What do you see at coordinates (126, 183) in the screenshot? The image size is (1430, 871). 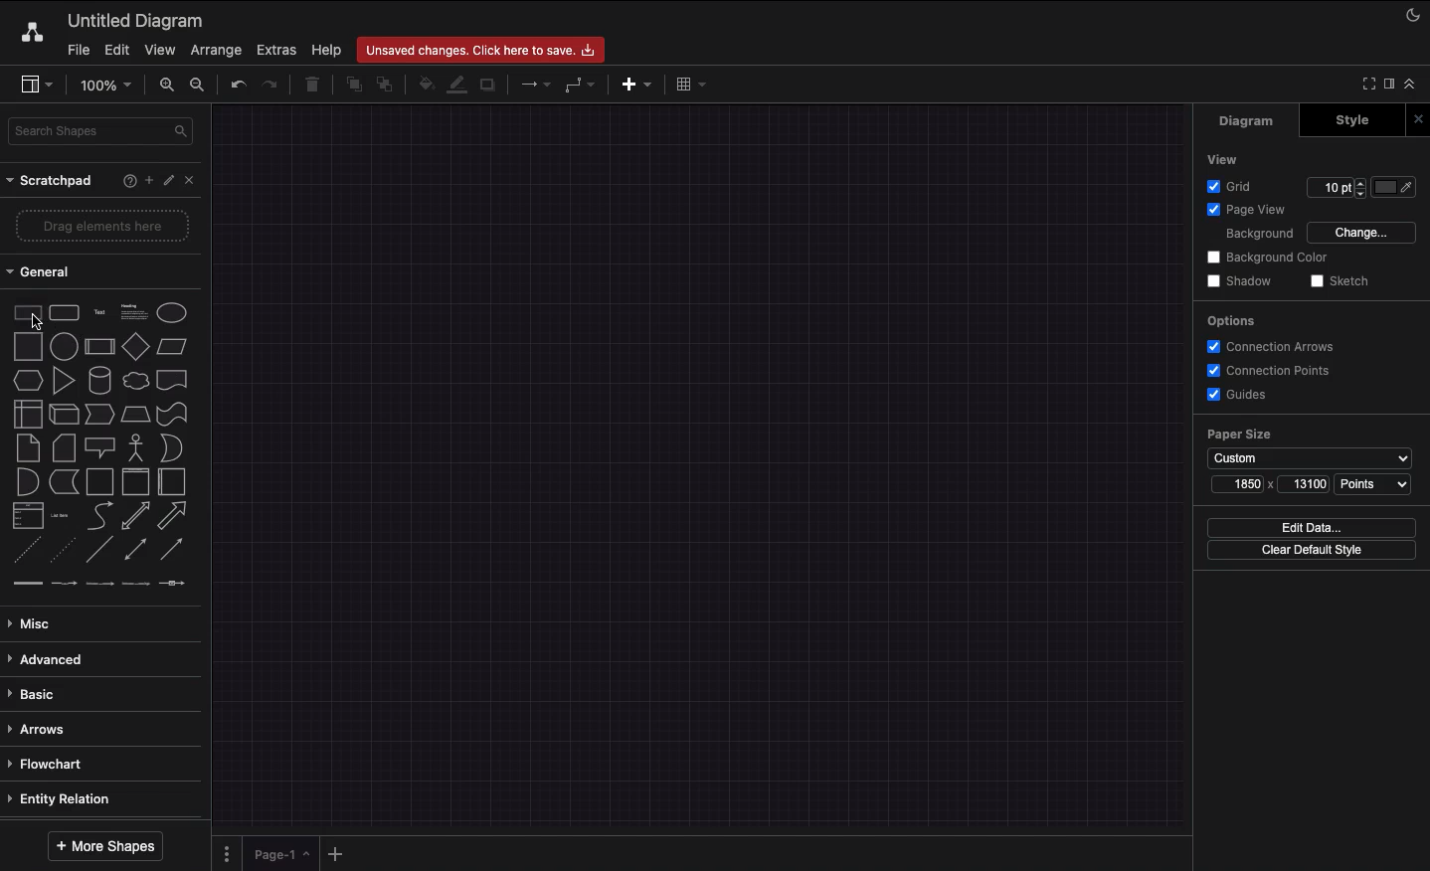 I see `Help` at bounding box center [126, 183].